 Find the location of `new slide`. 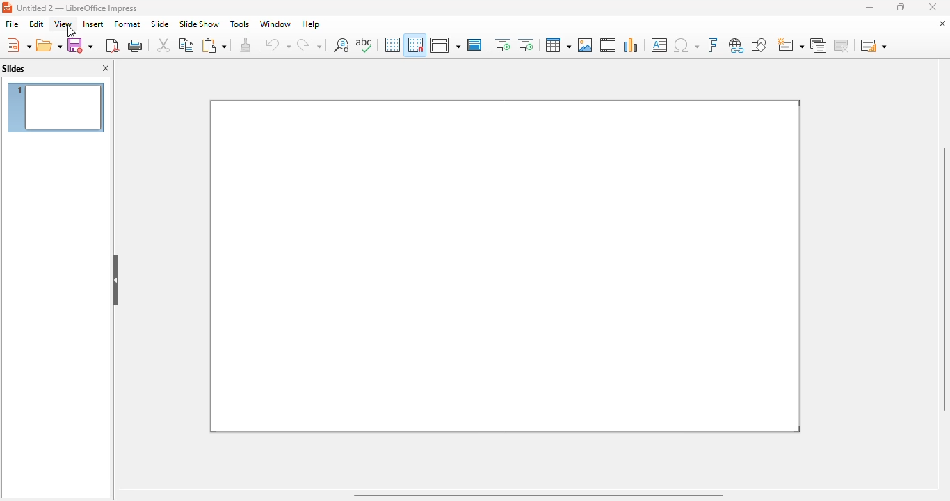

new slide is located at coordinates (790, 44).